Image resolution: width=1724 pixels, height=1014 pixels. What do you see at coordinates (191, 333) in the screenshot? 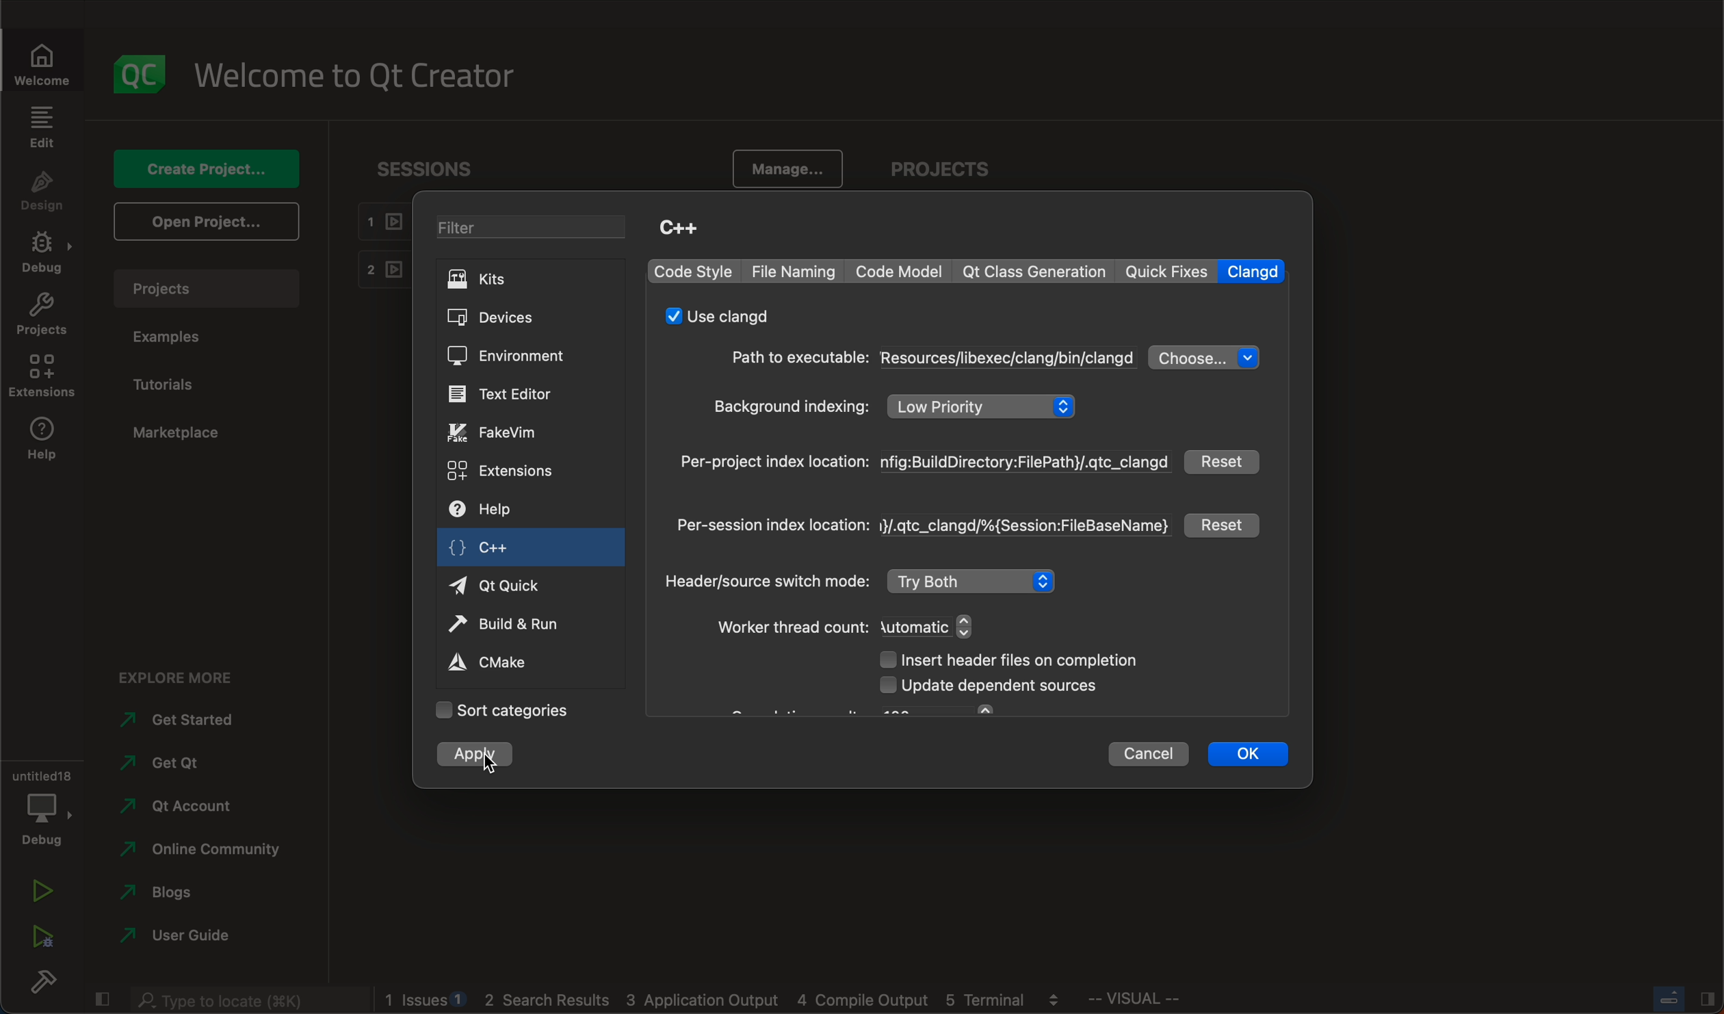
I see `examples` at bounding box center [191, 333].